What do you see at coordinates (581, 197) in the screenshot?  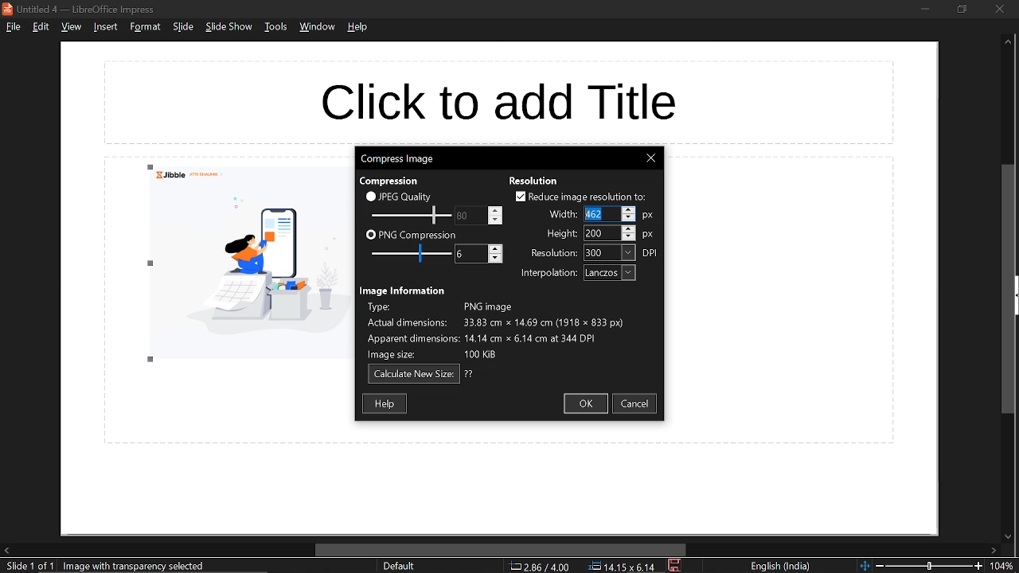 I see `reduce image resolution to` at bounding box center [581, 197].